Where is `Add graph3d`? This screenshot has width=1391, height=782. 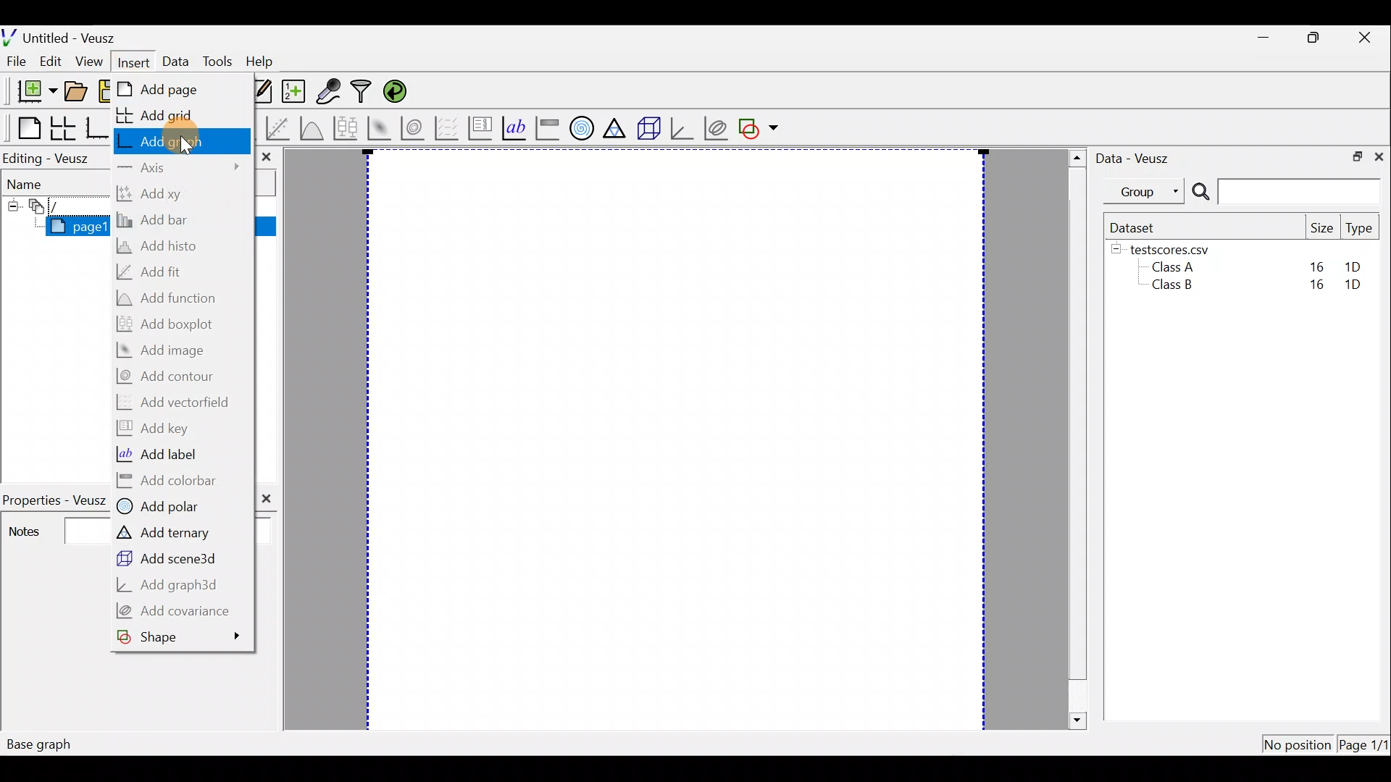 Add graph3d is located at coordinates (170, 586).